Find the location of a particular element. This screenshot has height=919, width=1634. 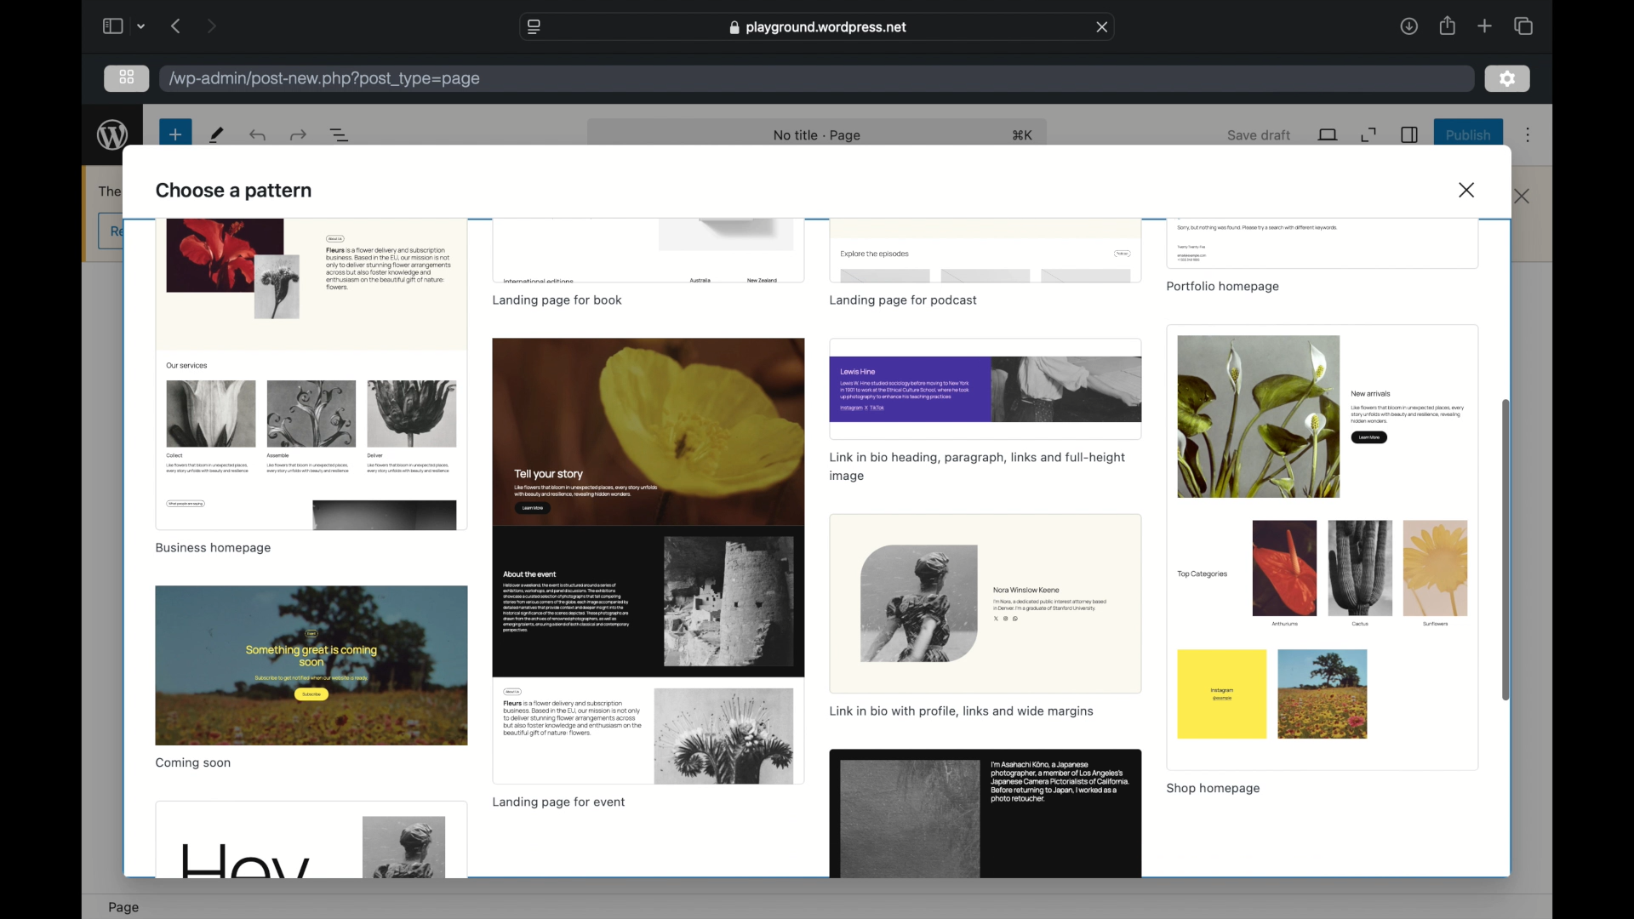

landing page for book is located at coordinates (558, 300).